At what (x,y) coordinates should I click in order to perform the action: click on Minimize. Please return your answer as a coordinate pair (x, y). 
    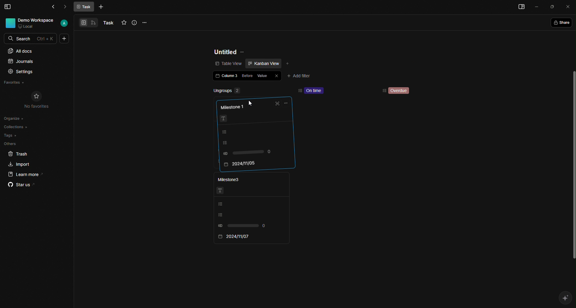
    Looking at the image, I should click on (537, 6).